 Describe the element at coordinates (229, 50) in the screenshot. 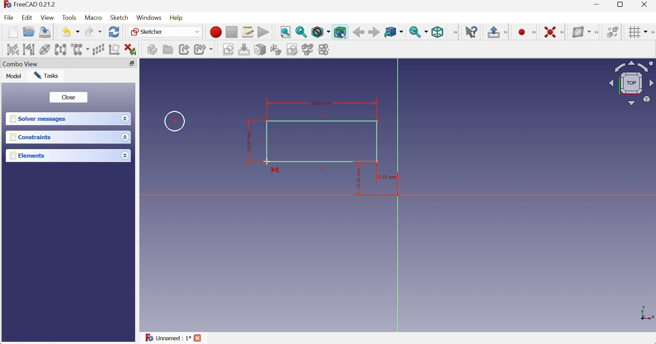

I see `Create sketch` at that location.